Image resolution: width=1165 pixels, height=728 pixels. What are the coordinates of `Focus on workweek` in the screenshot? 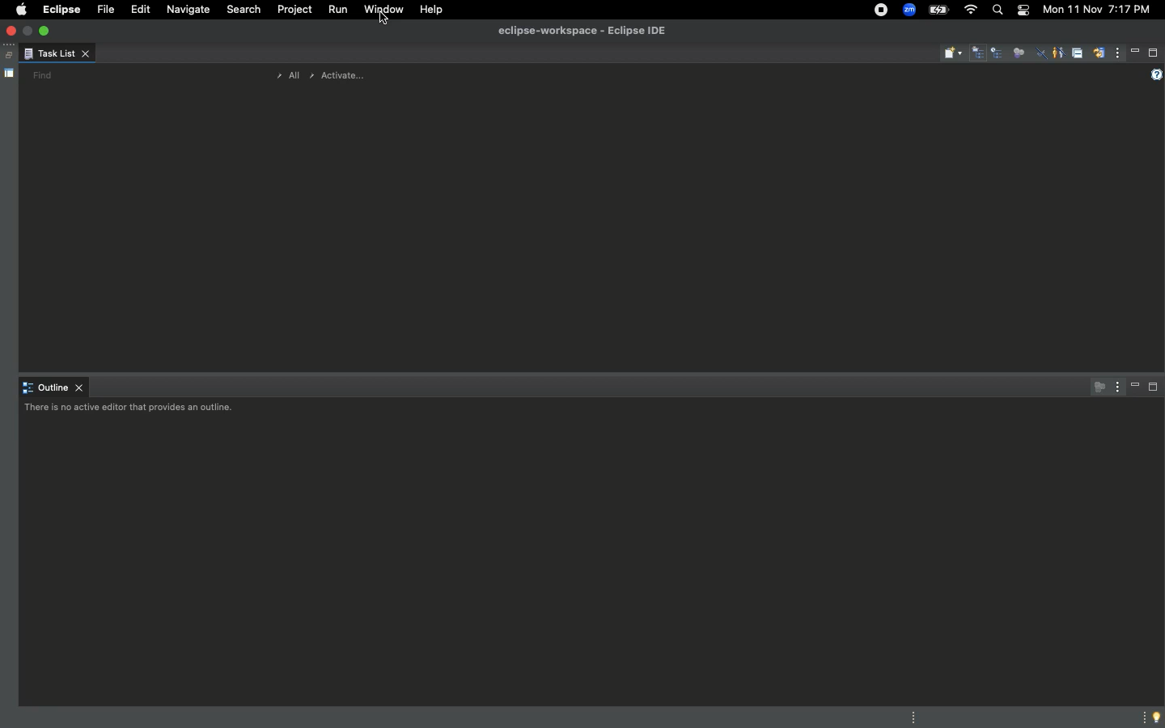 It's located at (1019, 51).